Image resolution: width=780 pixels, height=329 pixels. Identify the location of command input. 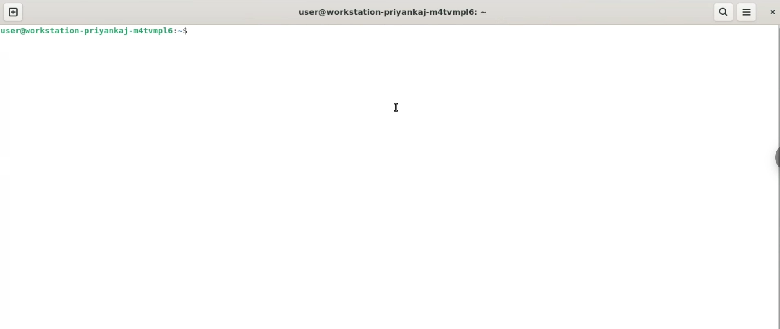
(479, 32).